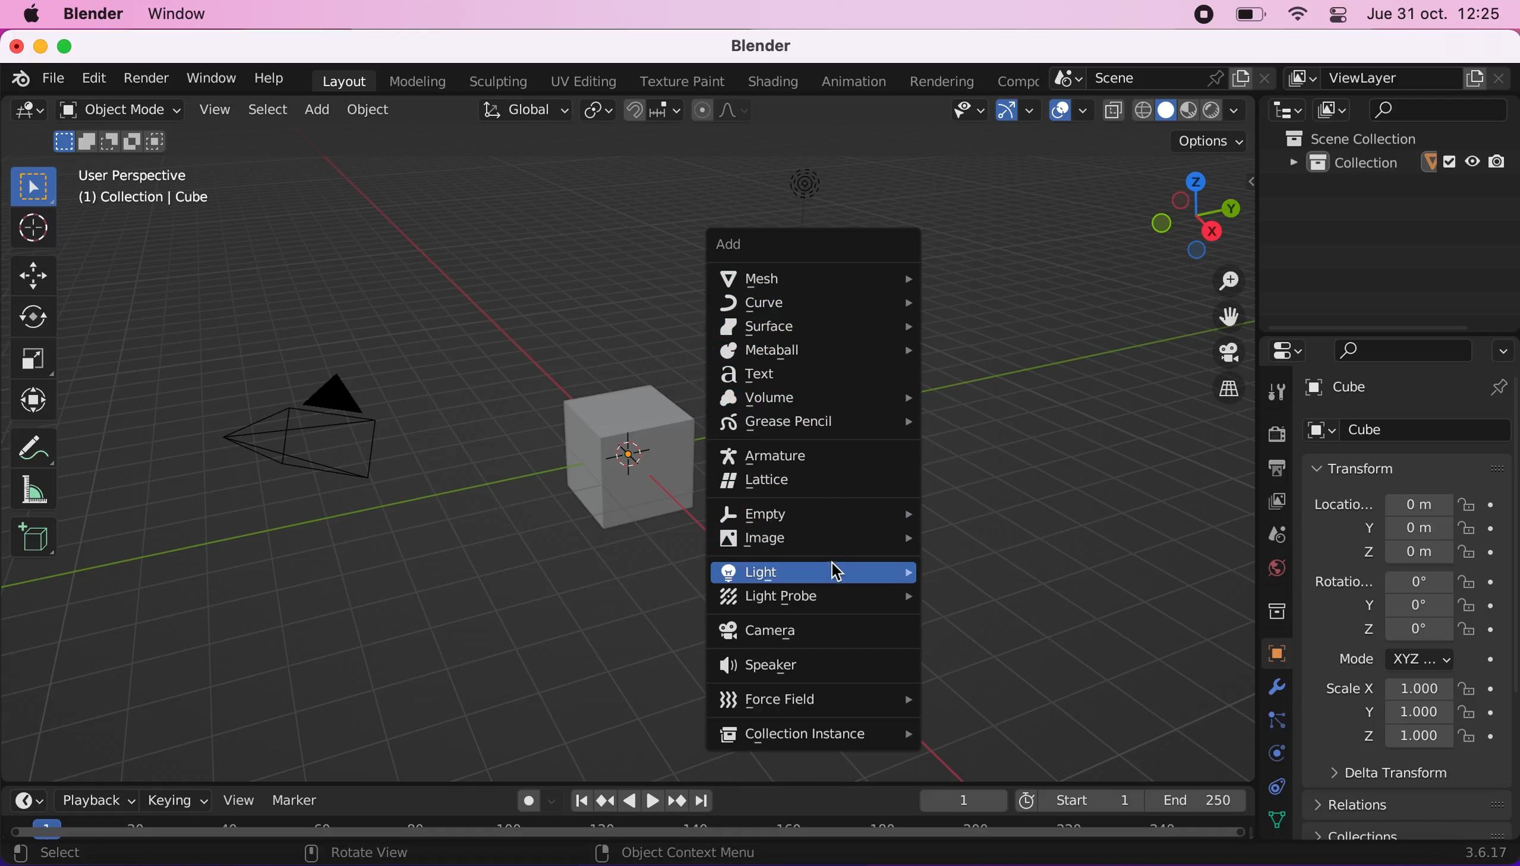 The height and width of the screenshot is (866, 1520). Describe the element at coordinates (935, 81) in the screenshot. I see `rendering` at that location.